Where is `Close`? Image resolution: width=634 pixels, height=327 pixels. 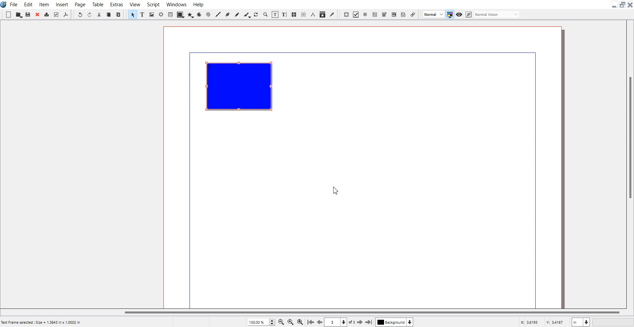 Close is located at coordinates (38, 14).